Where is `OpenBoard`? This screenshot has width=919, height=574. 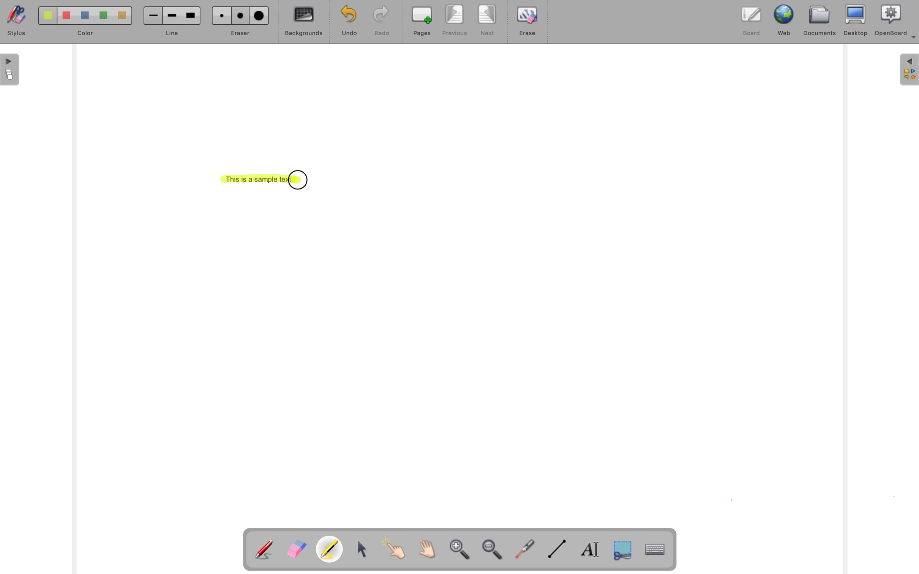
OpenBoard is located at coordinates (896, 21).